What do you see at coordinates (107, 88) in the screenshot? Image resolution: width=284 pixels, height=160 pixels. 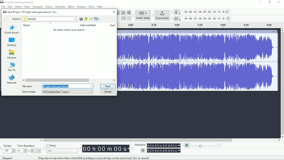 I see `Cursor` at bounding box center [107, 88].